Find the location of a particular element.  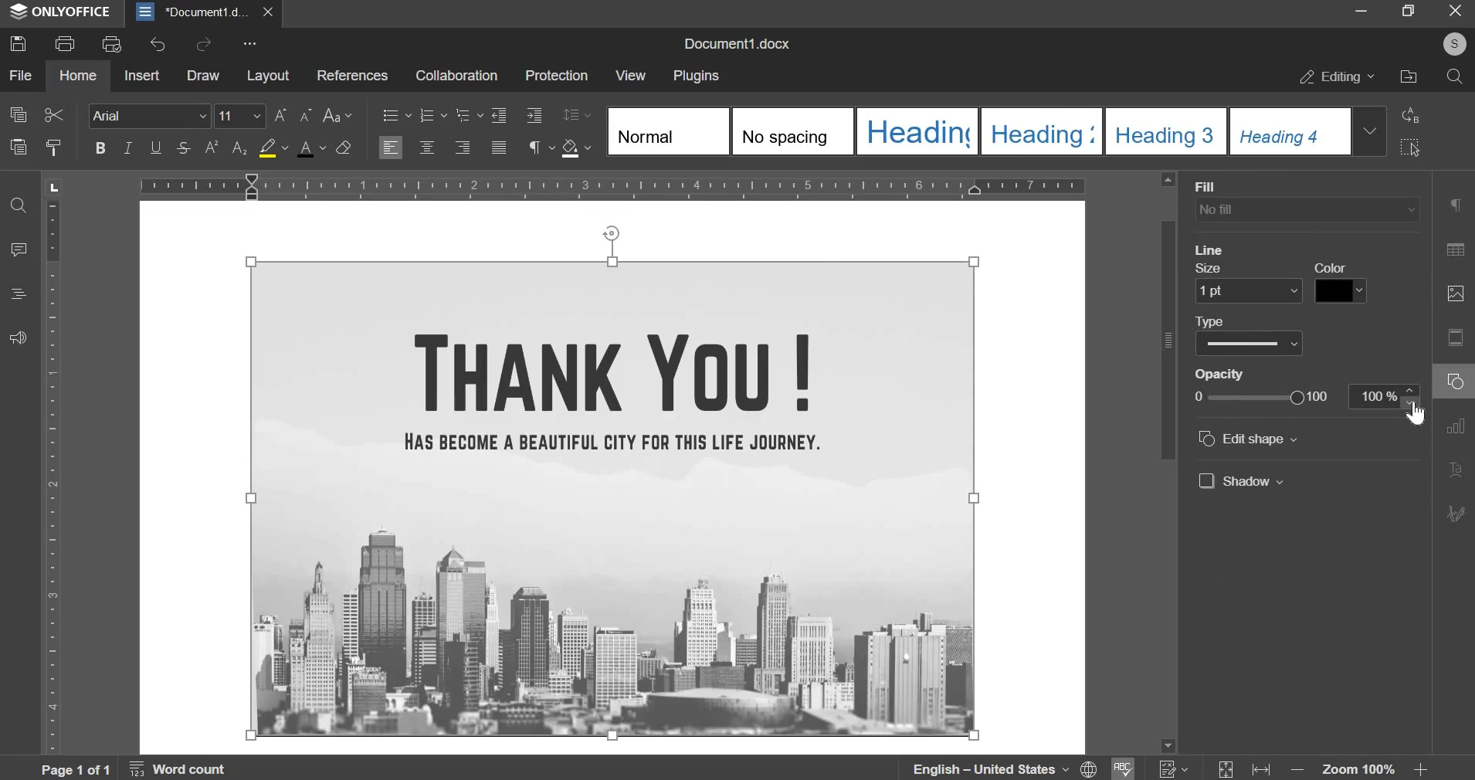

paste is located at coordinates (19, 146).